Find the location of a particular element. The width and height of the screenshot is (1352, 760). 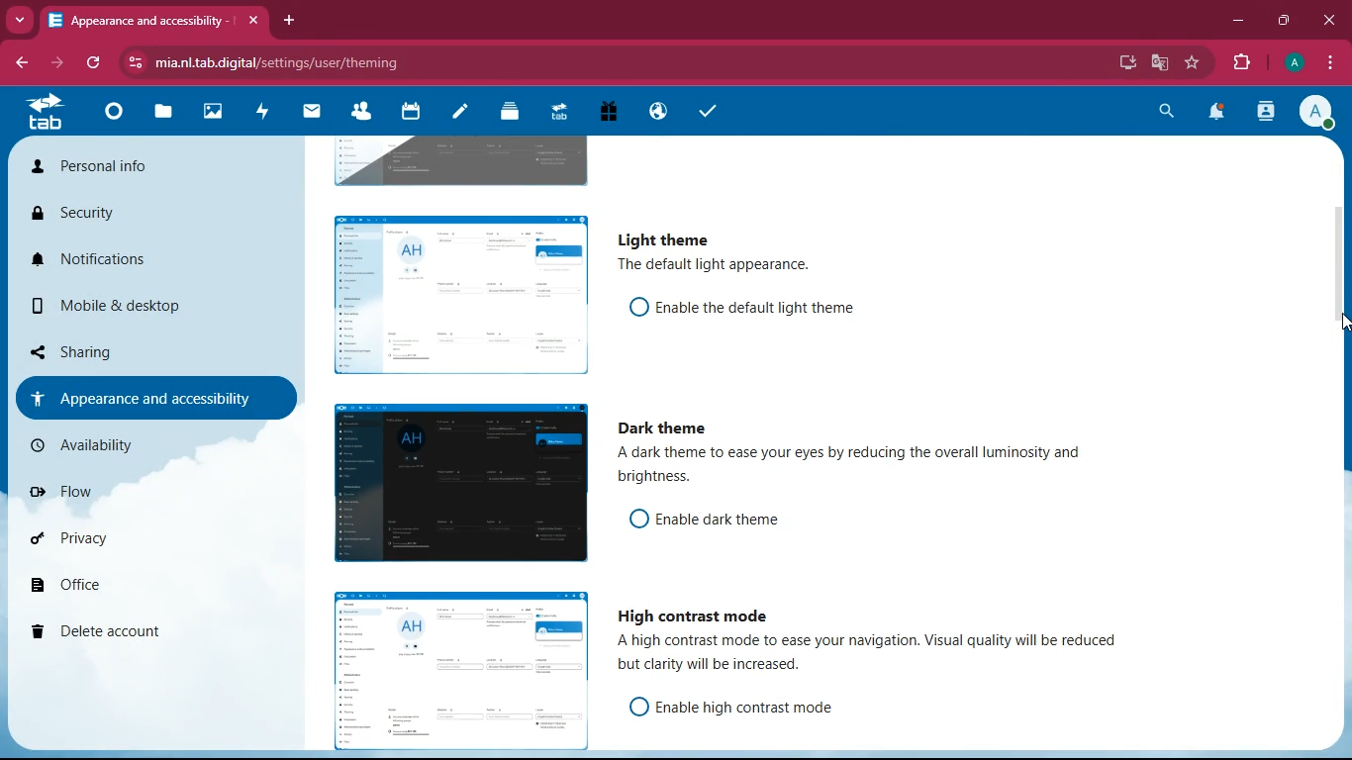

image is located at coordinates (455, 292).